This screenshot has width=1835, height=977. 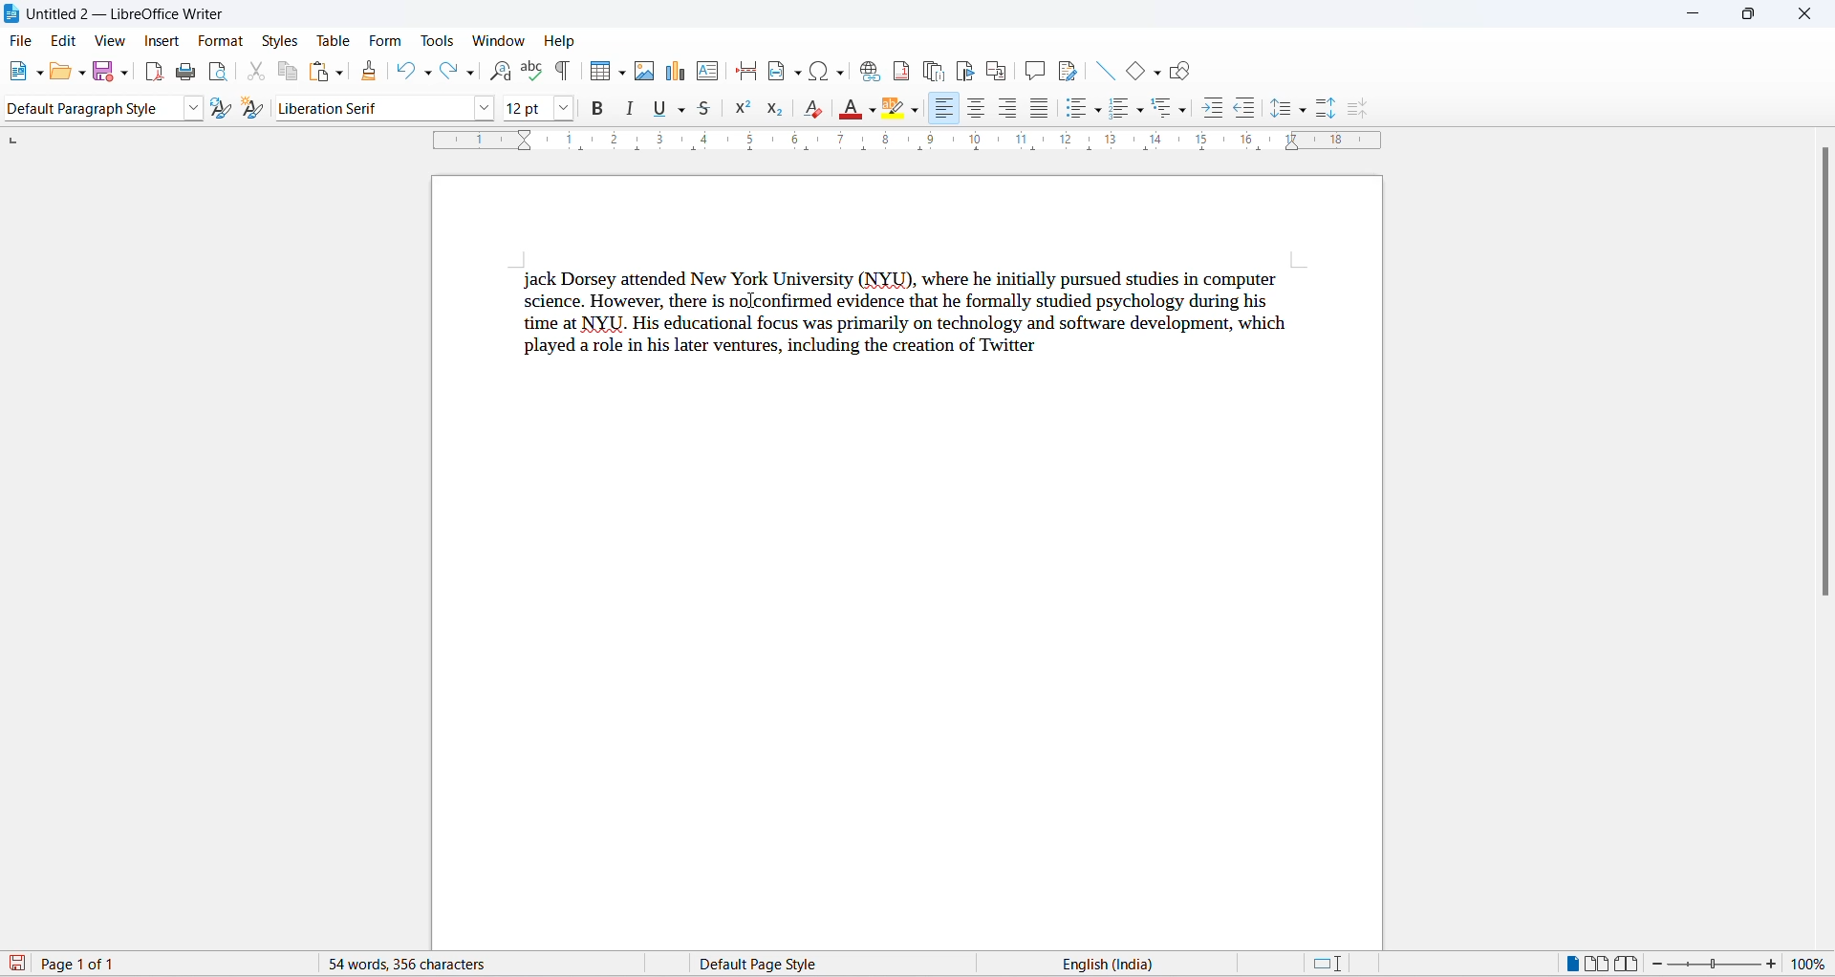 What do you see at coordinates (623, 74) in the screenshot?
I see `table grid` at bounding box center [623, 74].